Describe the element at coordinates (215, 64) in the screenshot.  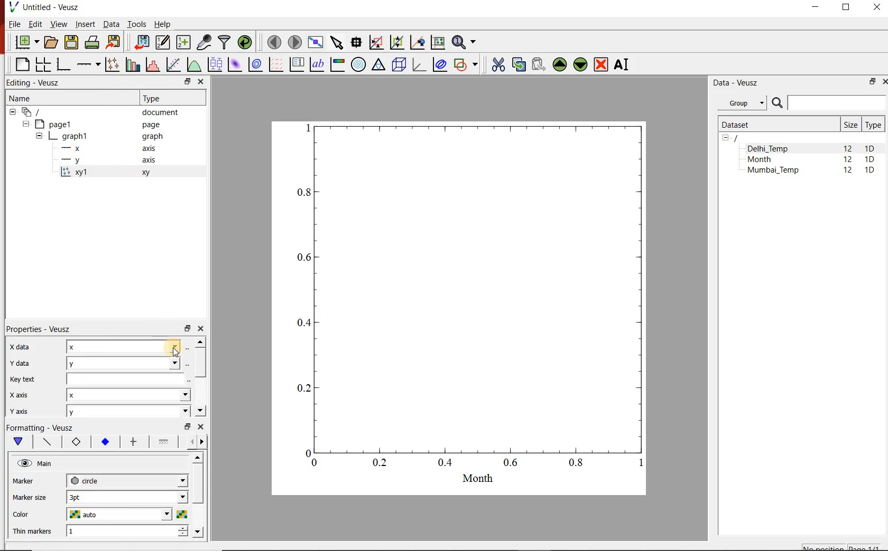
I see `plot box plots` at that location.